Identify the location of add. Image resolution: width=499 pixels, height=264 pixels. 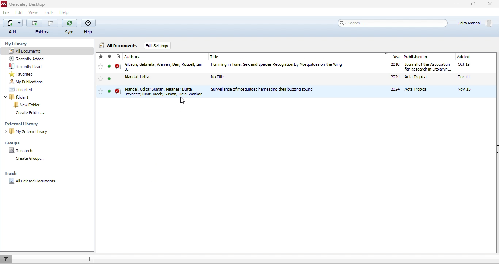
(13, 27).